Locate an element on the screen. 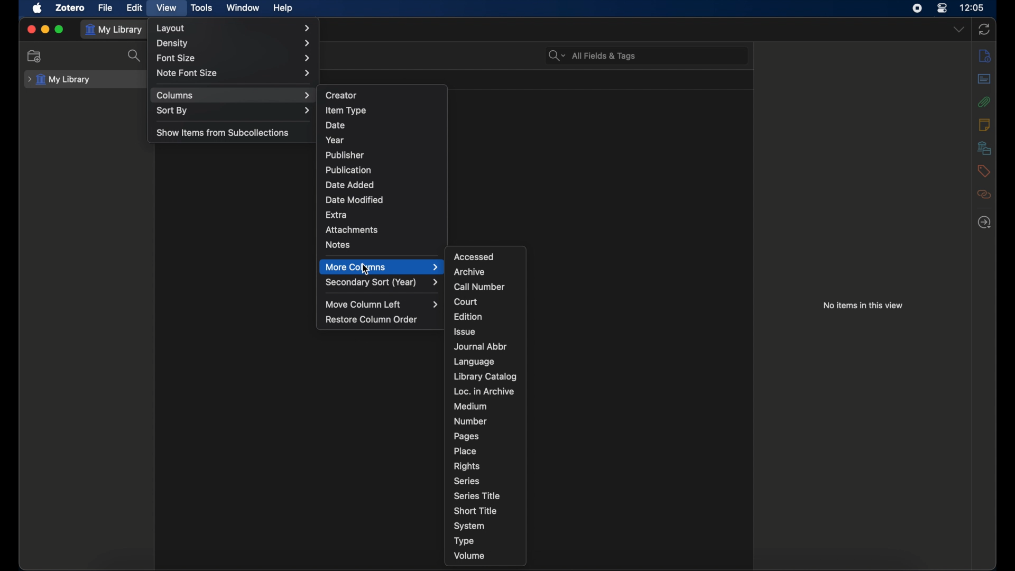  maximize is located at coordinates (60, 30).